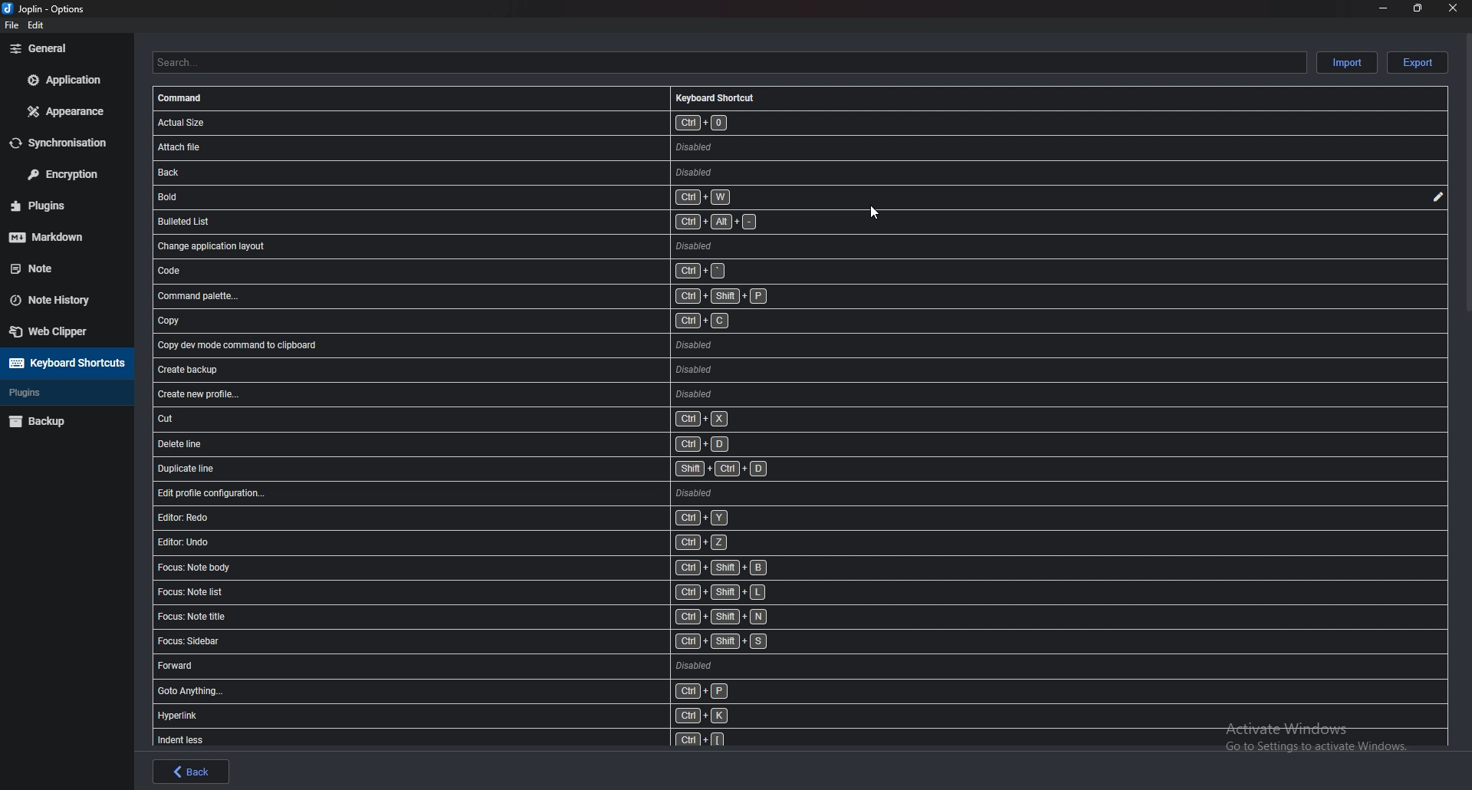  Describe the element at coordinates (61, 392) in the screenshot. I see `Plugins` at that location.